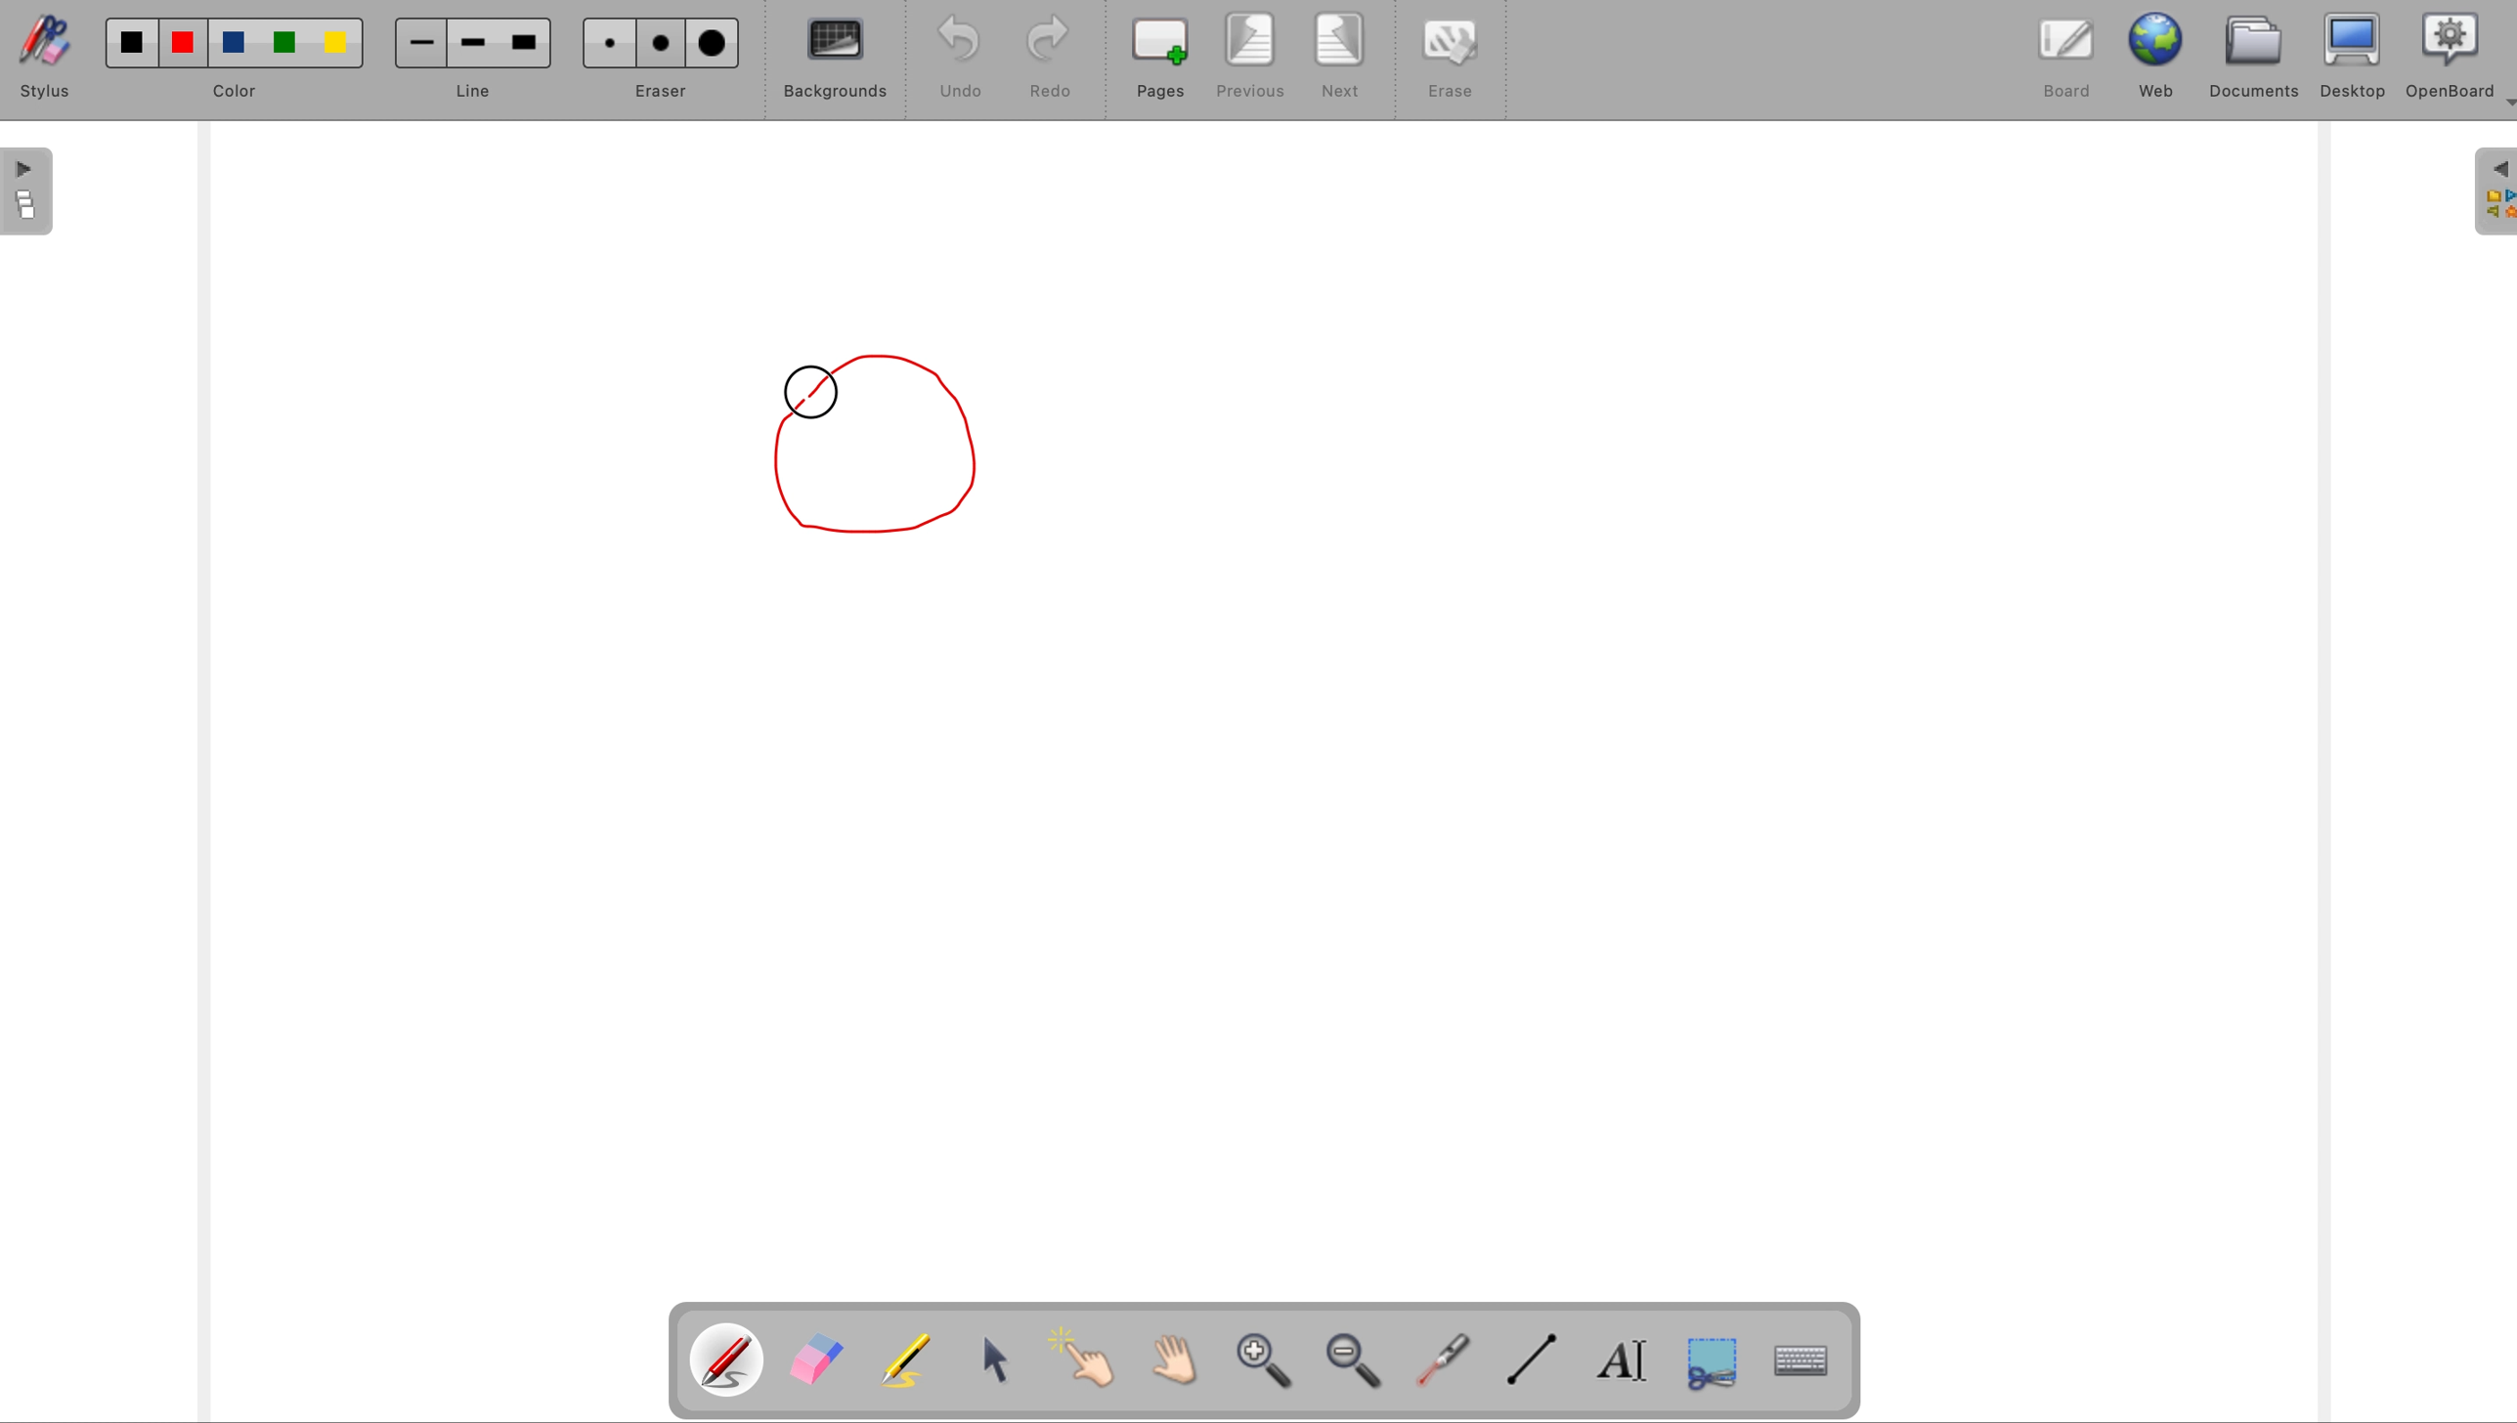 This screenshot has width=2517, height=1423. I want to click on visual laser pointer, so click(1445, 1363).